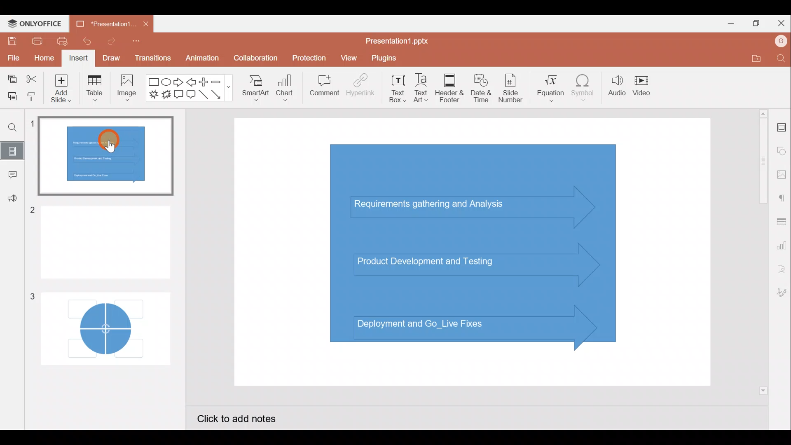 This screenshot has height=445, width=791. I want to click on Find, so click(779, 59).